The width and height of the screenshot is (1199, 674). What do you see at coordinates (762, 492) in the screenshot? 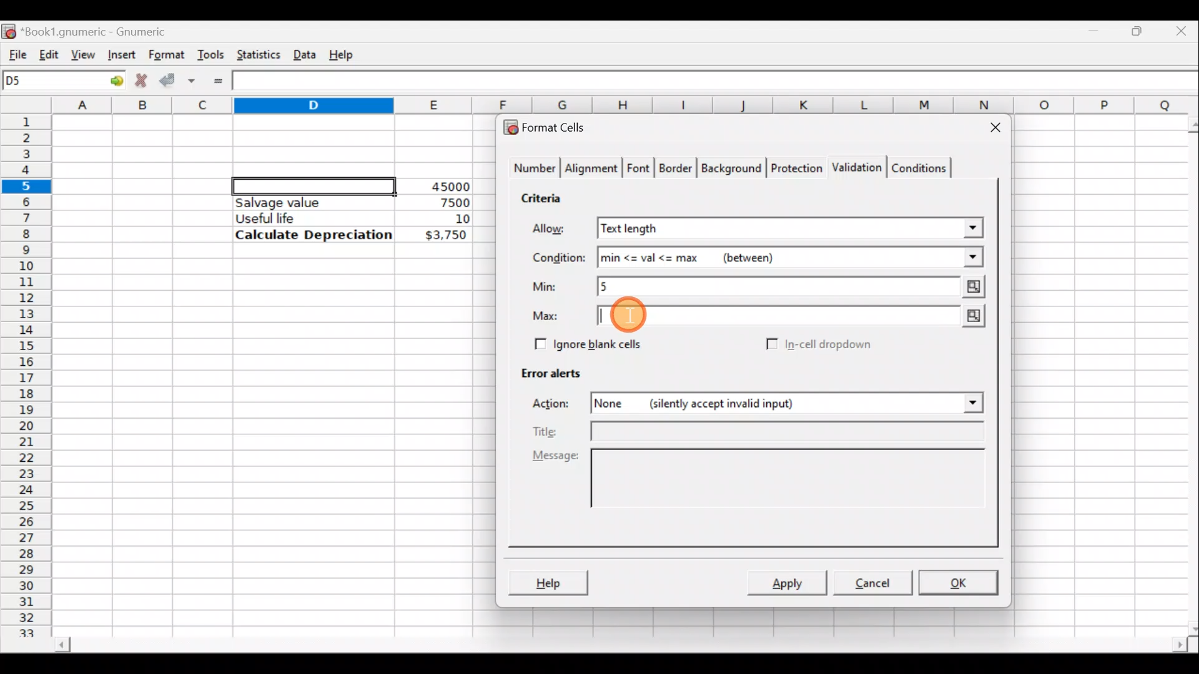
I see `Message` at bounding box center [762, 492].